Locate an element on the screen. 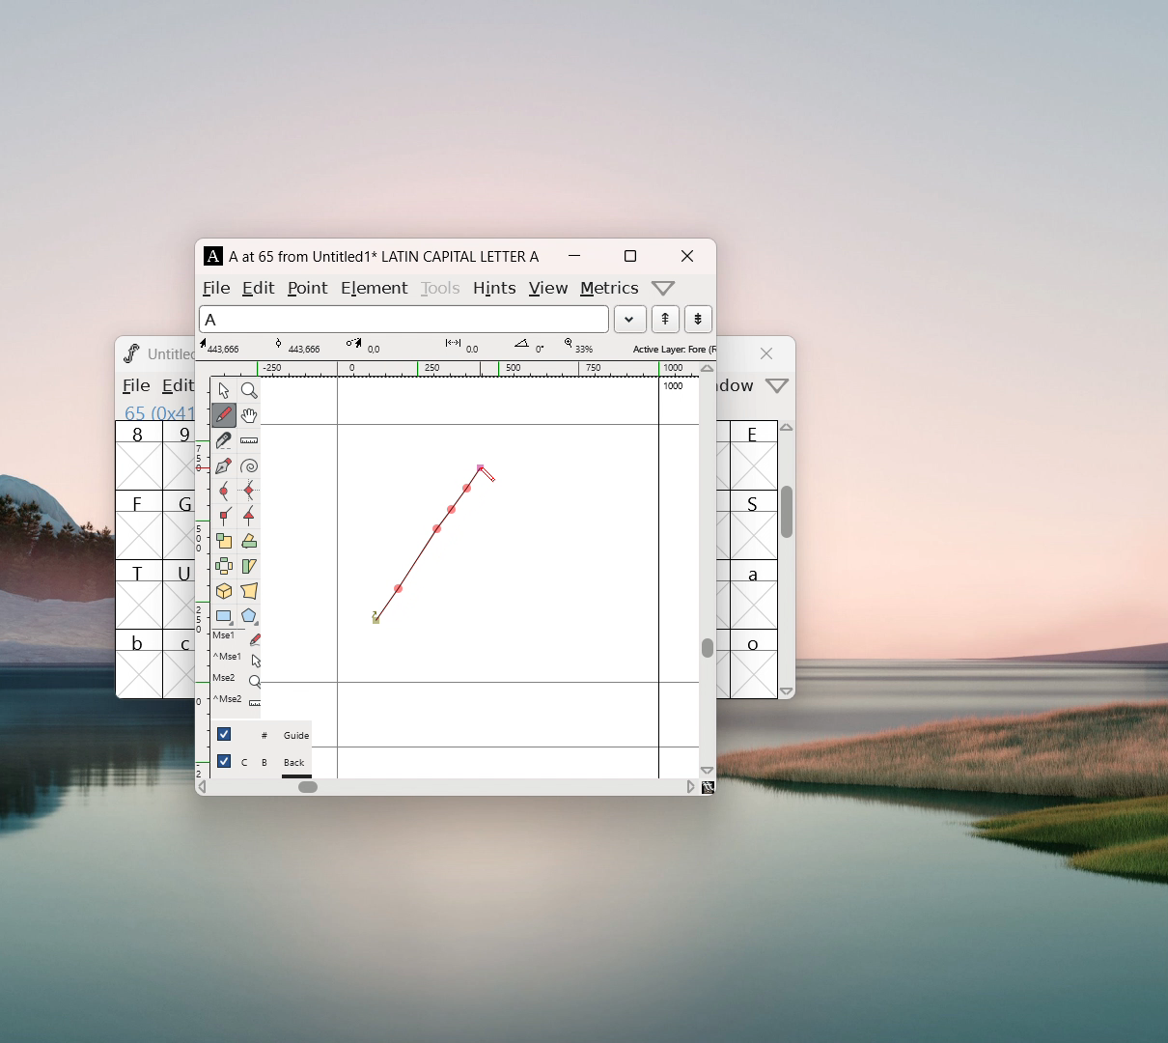 This screenshot has width=1168, height=1043. F is located at coordinates (139, 524).